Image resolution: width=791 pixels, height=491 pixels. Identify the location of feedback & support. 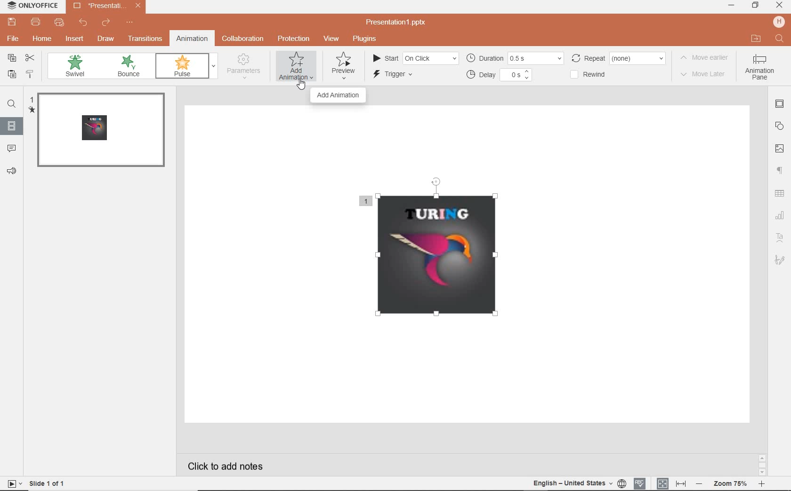
(11, 172).